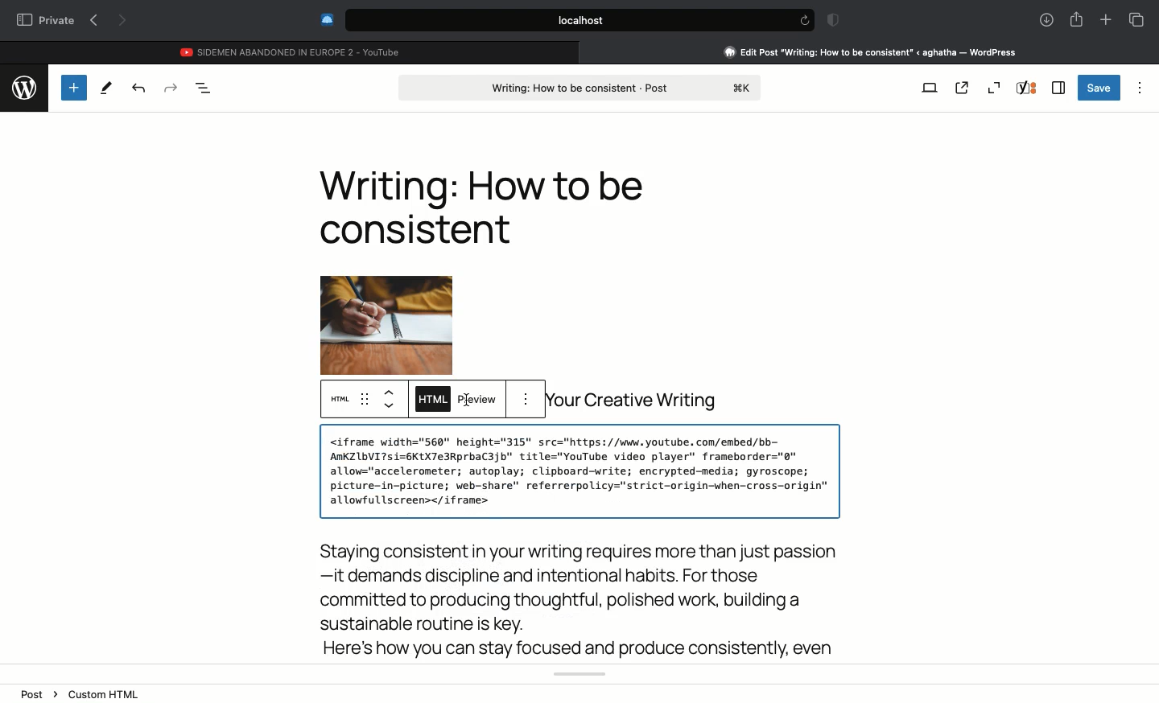  What do you see at coordinates (124, 22) in the screenshot?
I see `Next page` at bounding box center [124, 22].